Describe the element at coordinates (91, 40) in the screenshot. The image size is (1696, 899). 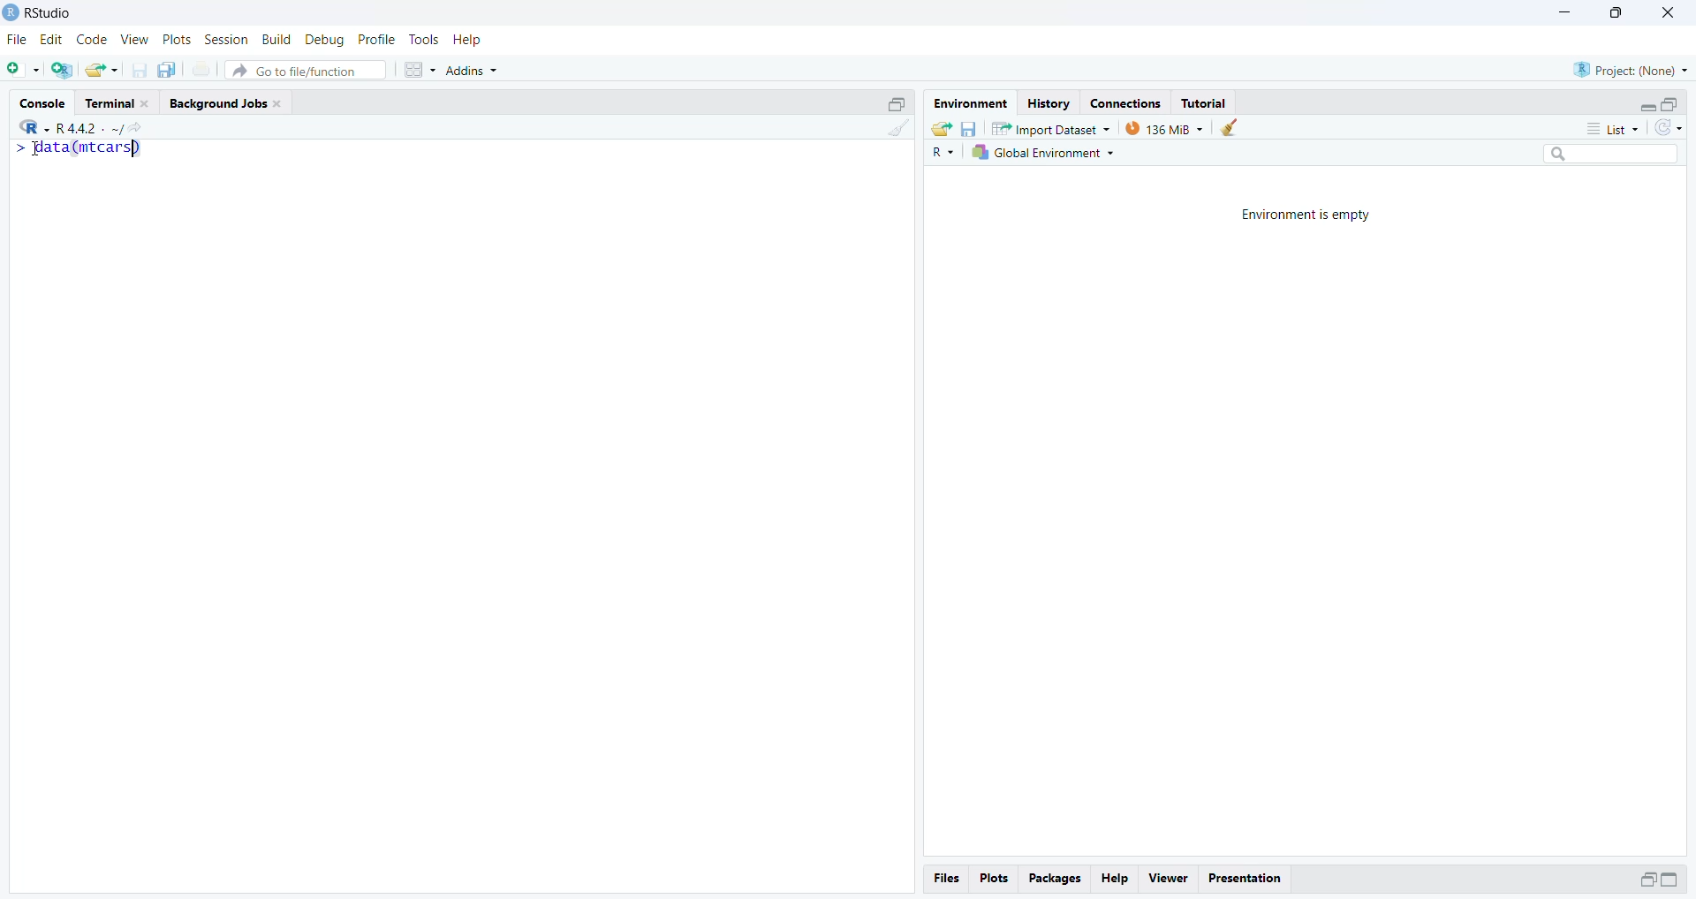
I see `Code` at that location.